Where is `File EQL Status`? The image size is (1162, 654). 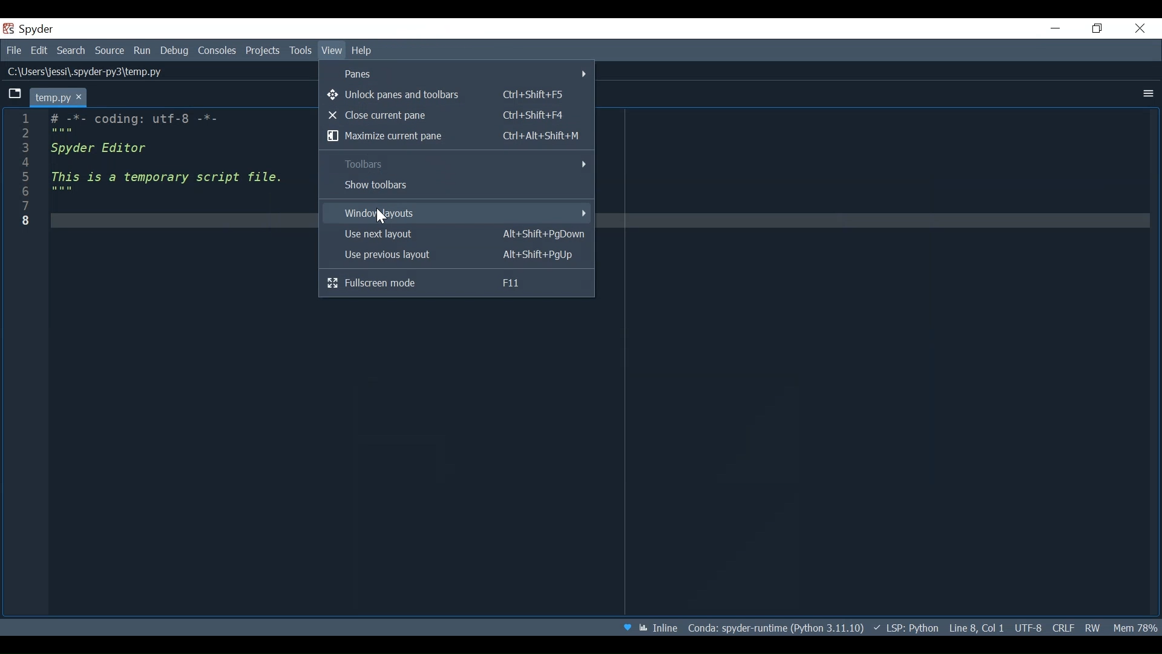 File EQL Status is located at coordinates (1065, 628).